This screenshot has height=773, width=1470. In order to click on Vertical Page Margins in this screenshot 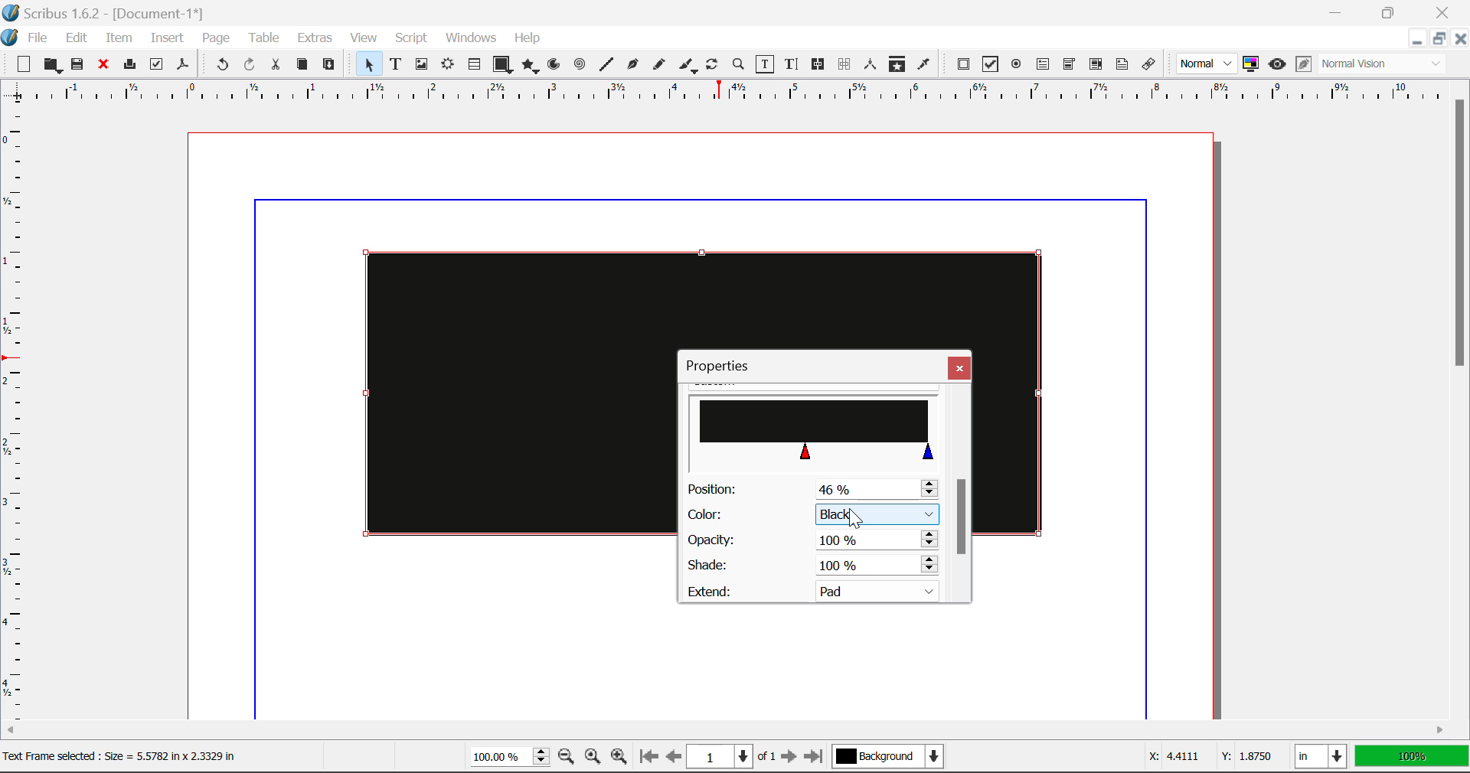, I will do `click(734, 96)`.